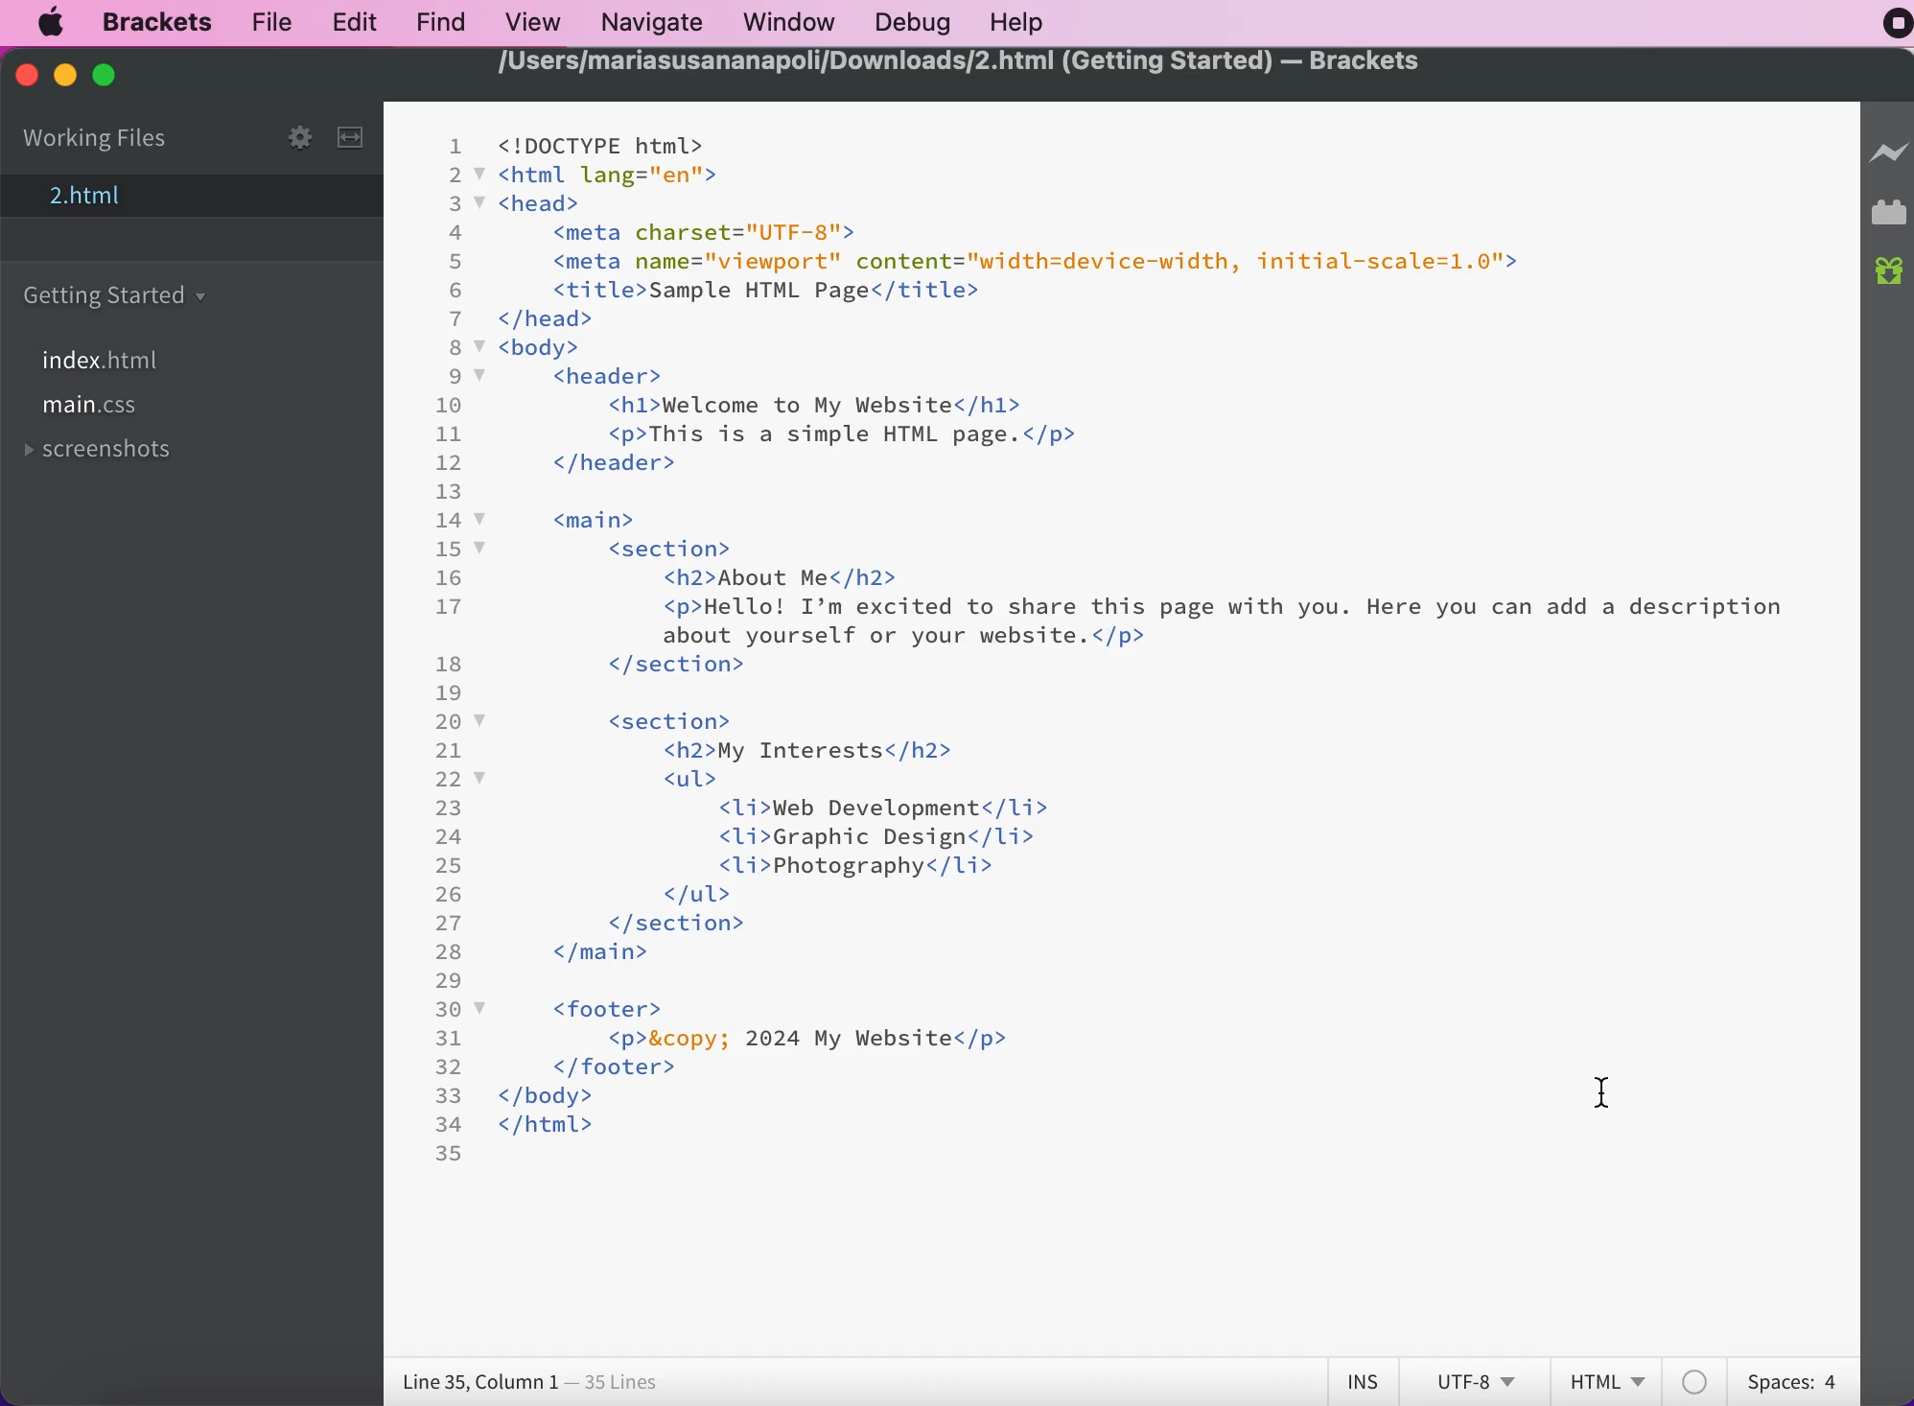 This screenshot has width=1914, height=1406. What do you see at coordinates (1886, 268) in the screenshot?
I see `new builds of bracket available` at bounding box center [1886, 268].